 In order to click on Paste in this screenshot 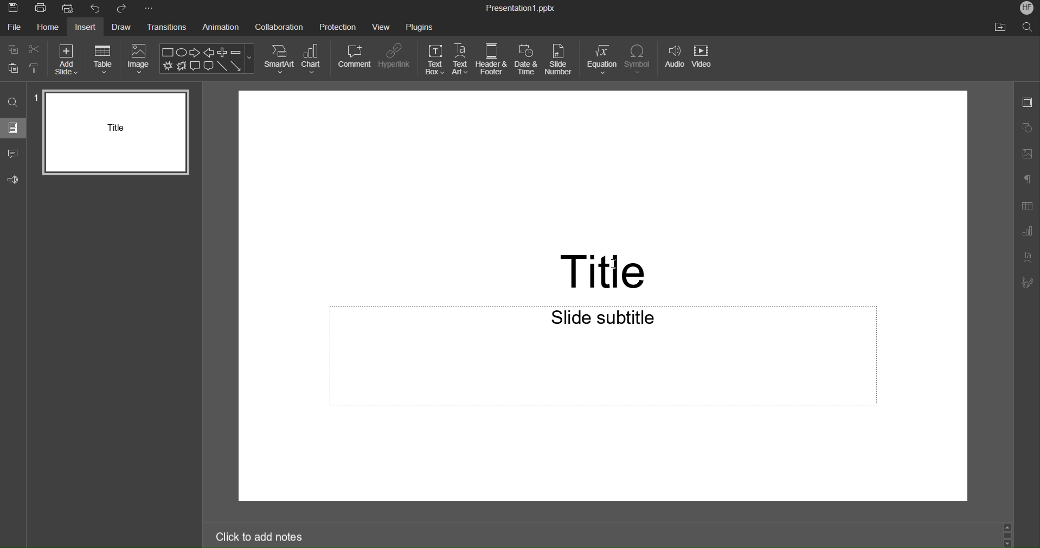, I will do `click(12, 69)`.